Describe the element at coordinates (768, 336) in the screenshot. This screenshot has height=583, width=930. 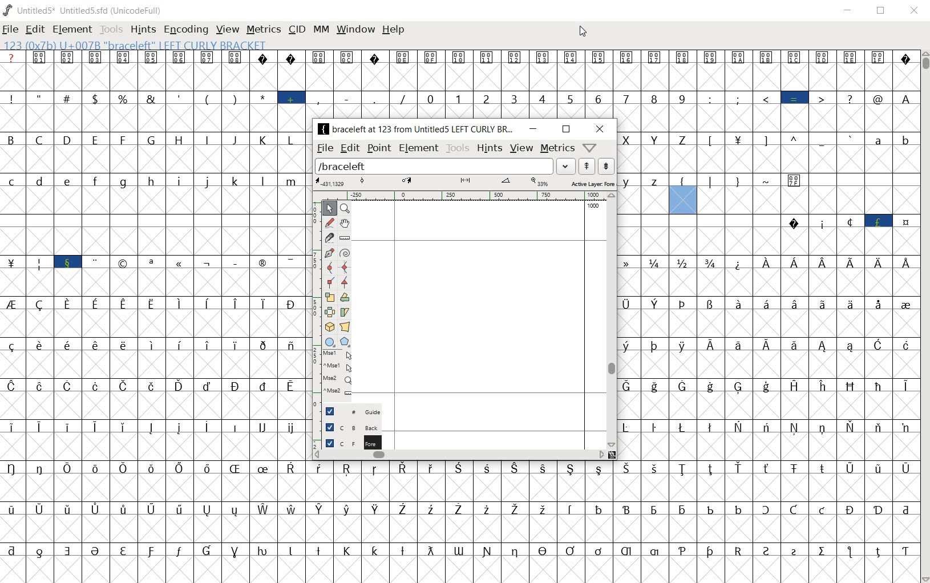
I see `glyph characters` at that location.